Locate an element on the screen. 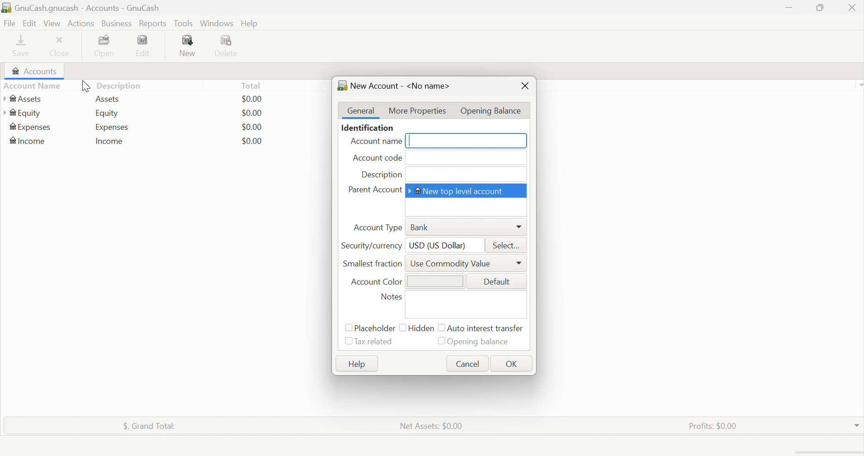  USD (US Dollar) is located at coordinates (438, 245).